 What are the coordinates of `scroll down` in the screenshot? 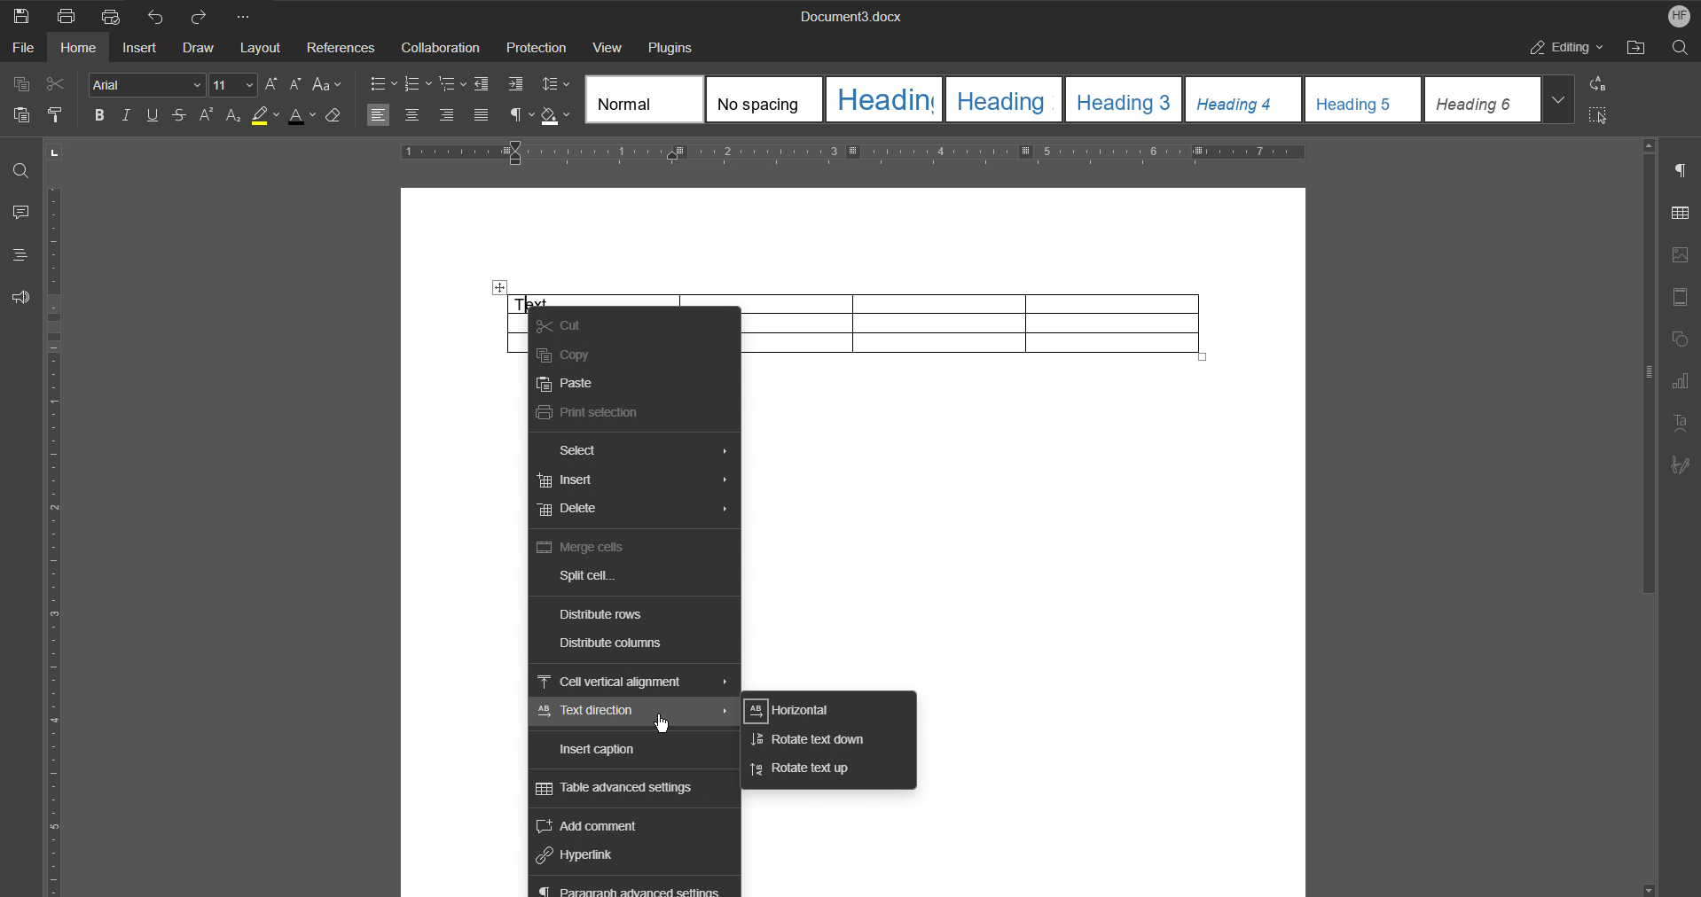 It's located at (1650, 890).